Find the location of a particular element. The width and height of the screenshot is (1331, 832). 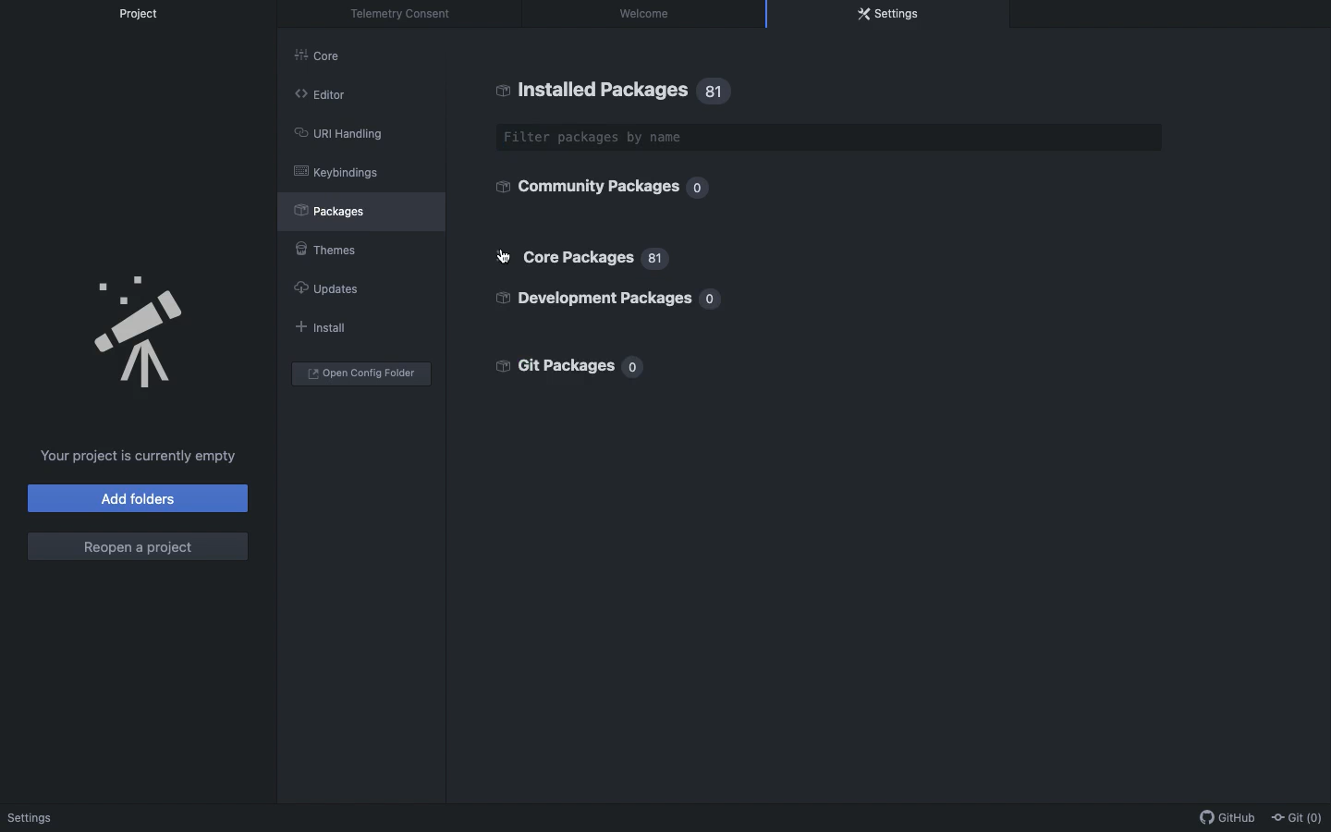

0 is located at coordinates (714, 300).